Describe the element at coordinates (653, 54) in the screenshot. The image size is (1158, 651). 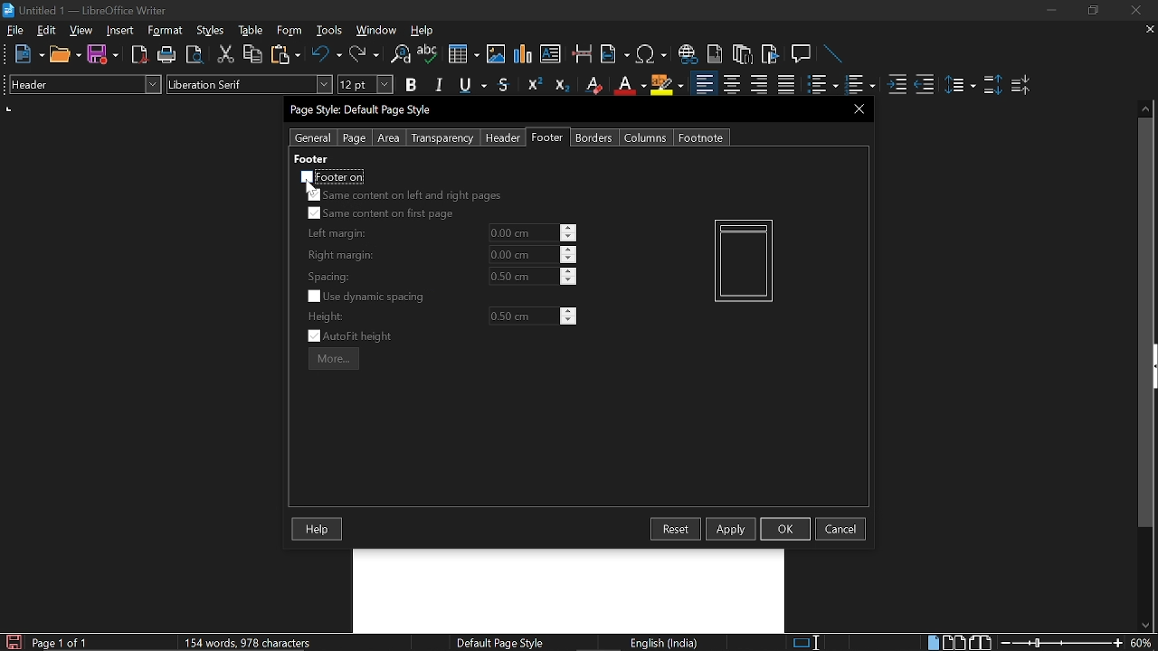
I see `Insert symbol` at that location.